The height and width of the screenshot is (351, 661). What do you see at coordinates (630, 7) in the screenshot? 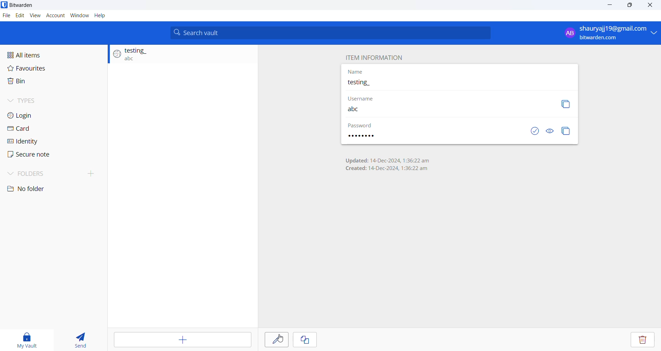
I see `maximise` at bounding box center [630, 7].